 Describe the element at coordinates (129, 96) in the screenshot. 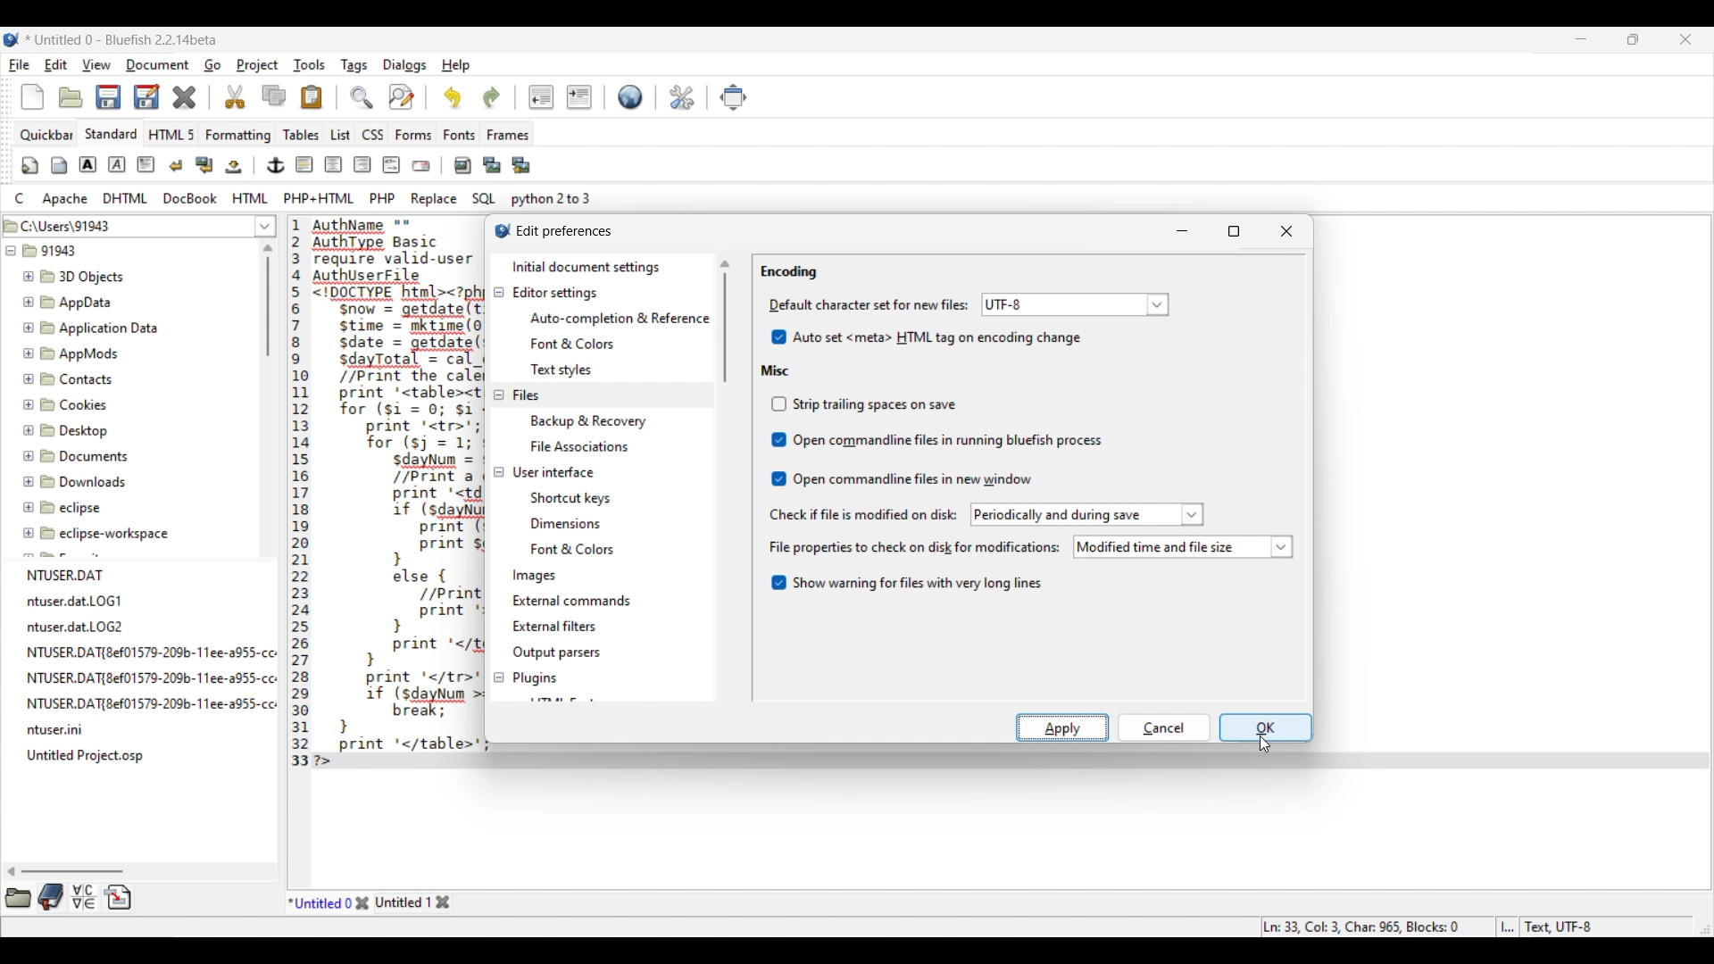

I see `Save options` at that location.